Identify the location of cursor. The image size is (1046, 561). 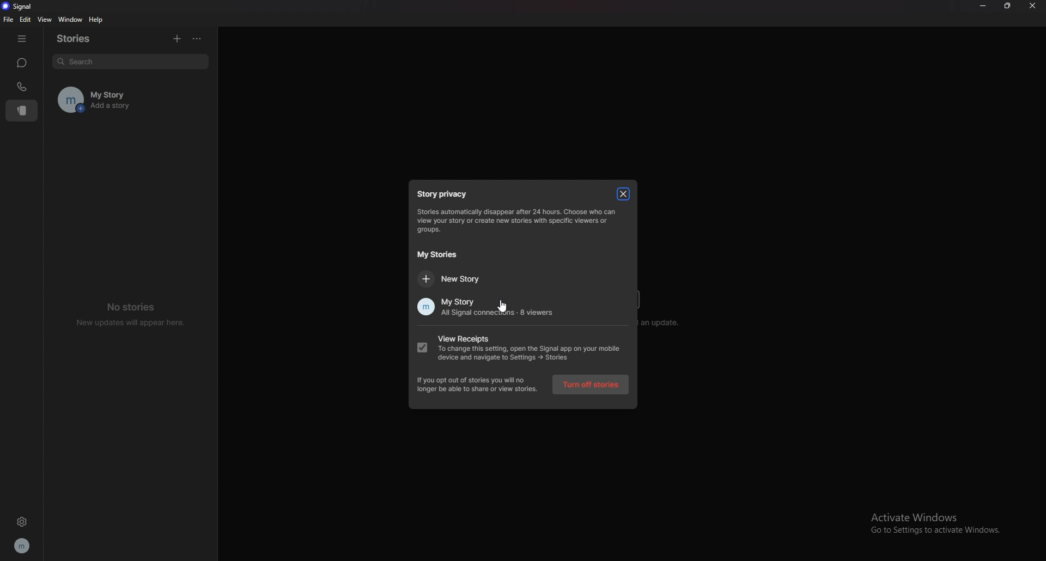
(503, 307).